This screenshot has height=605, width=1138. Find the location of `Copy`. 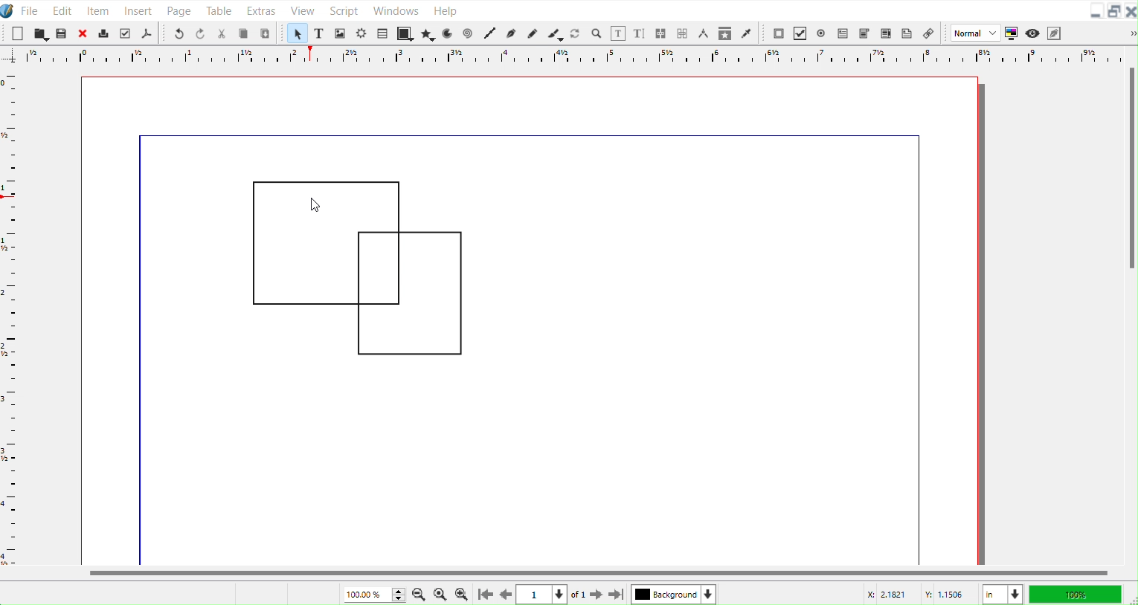

Copy is located at coordinates (245, 33).